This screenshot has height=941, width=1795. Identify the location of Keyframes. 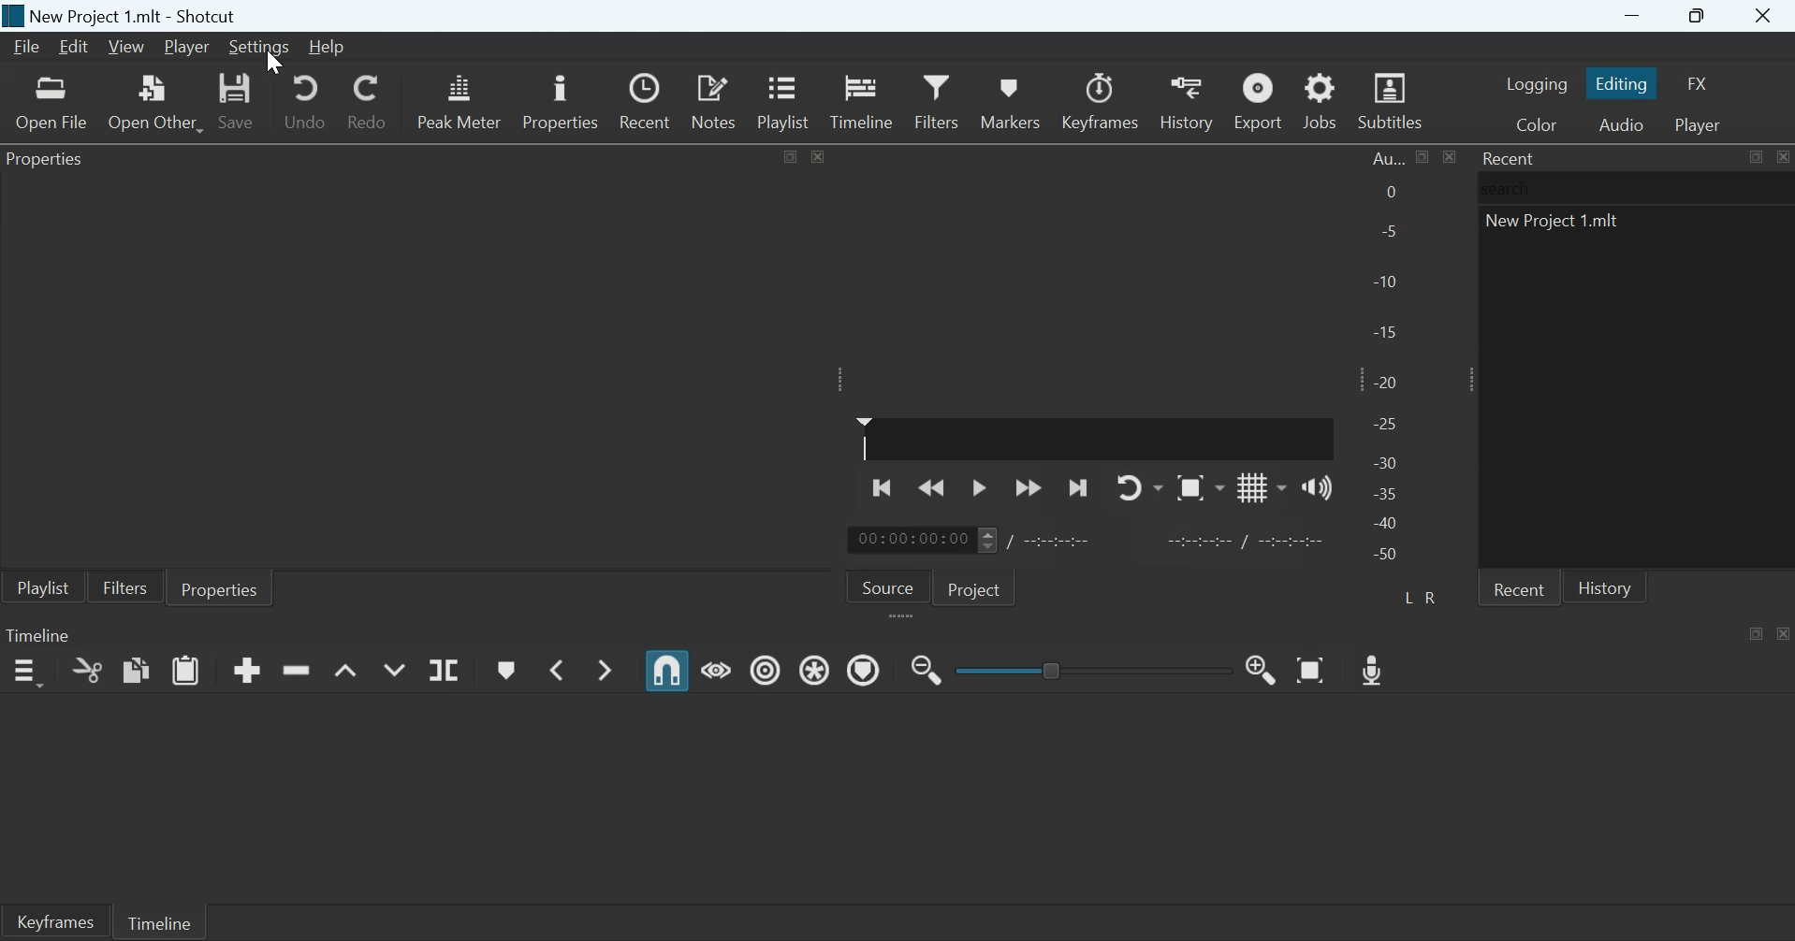
(54, 921).